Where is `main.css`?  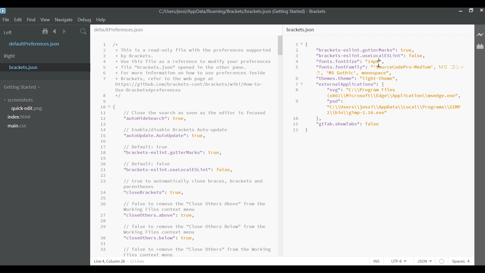
main.css is located at coordinates (19, 126).